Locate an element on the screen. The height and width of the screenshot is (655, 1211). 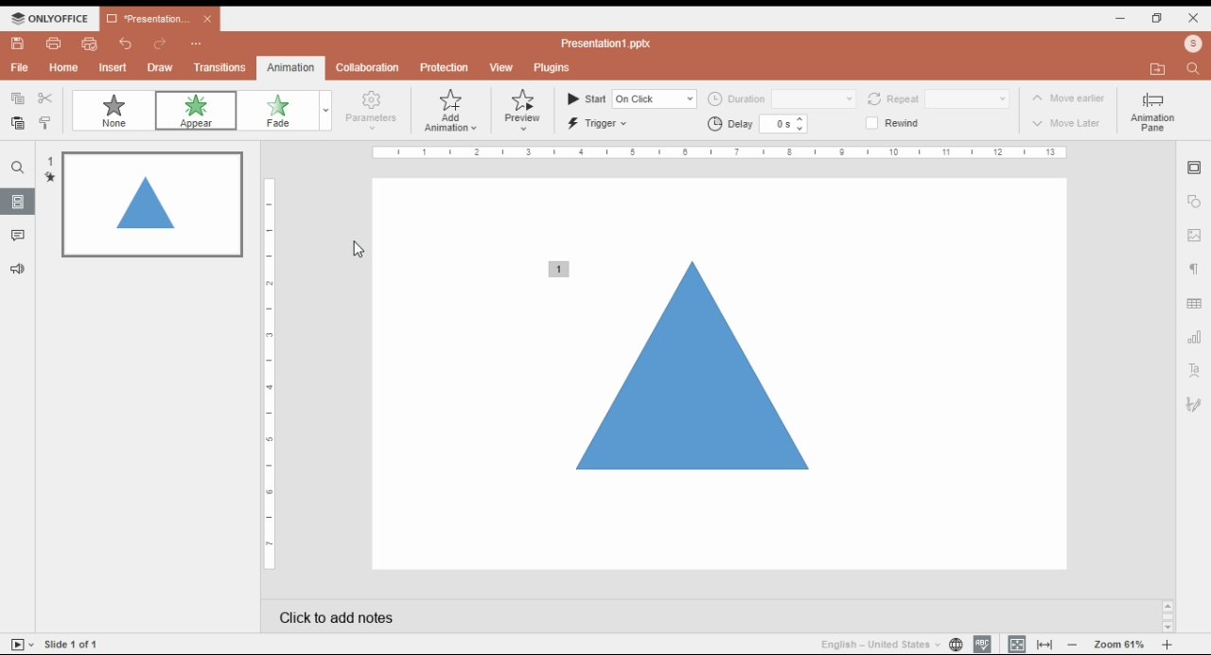
file is located at coordinates (20, 67).